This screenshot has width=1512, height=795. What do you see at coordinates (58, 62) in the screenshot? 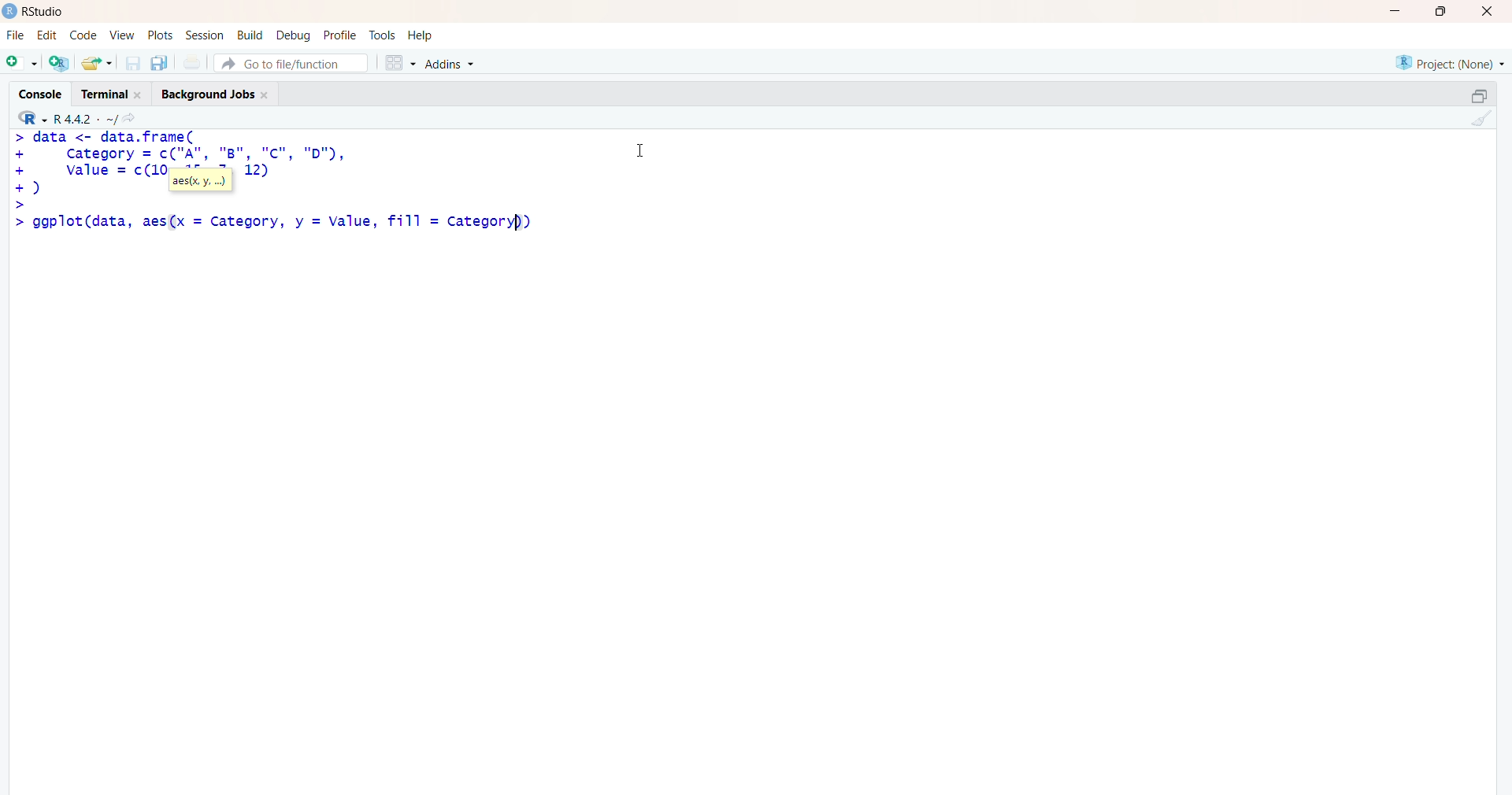
I see `create a project` at bounding box center [58, 62].